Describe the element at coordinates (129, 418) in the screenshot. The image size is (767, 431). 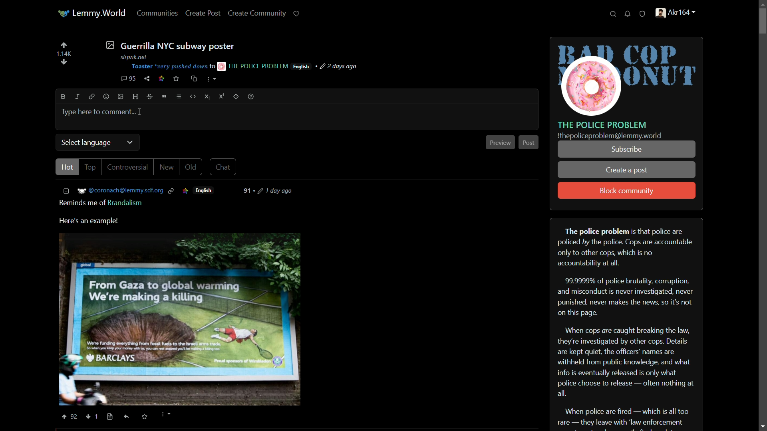
I see `reply` at that location.